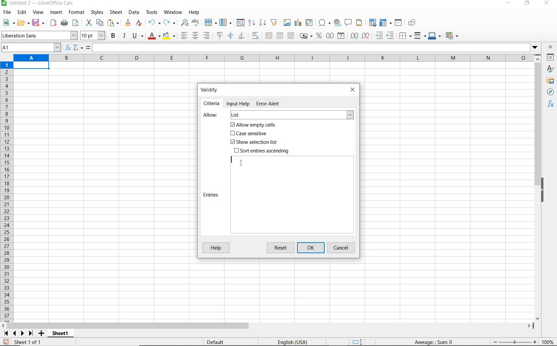 This screenshot has width=557, height=346. I want to click on insert special characters, so click(325, 23).